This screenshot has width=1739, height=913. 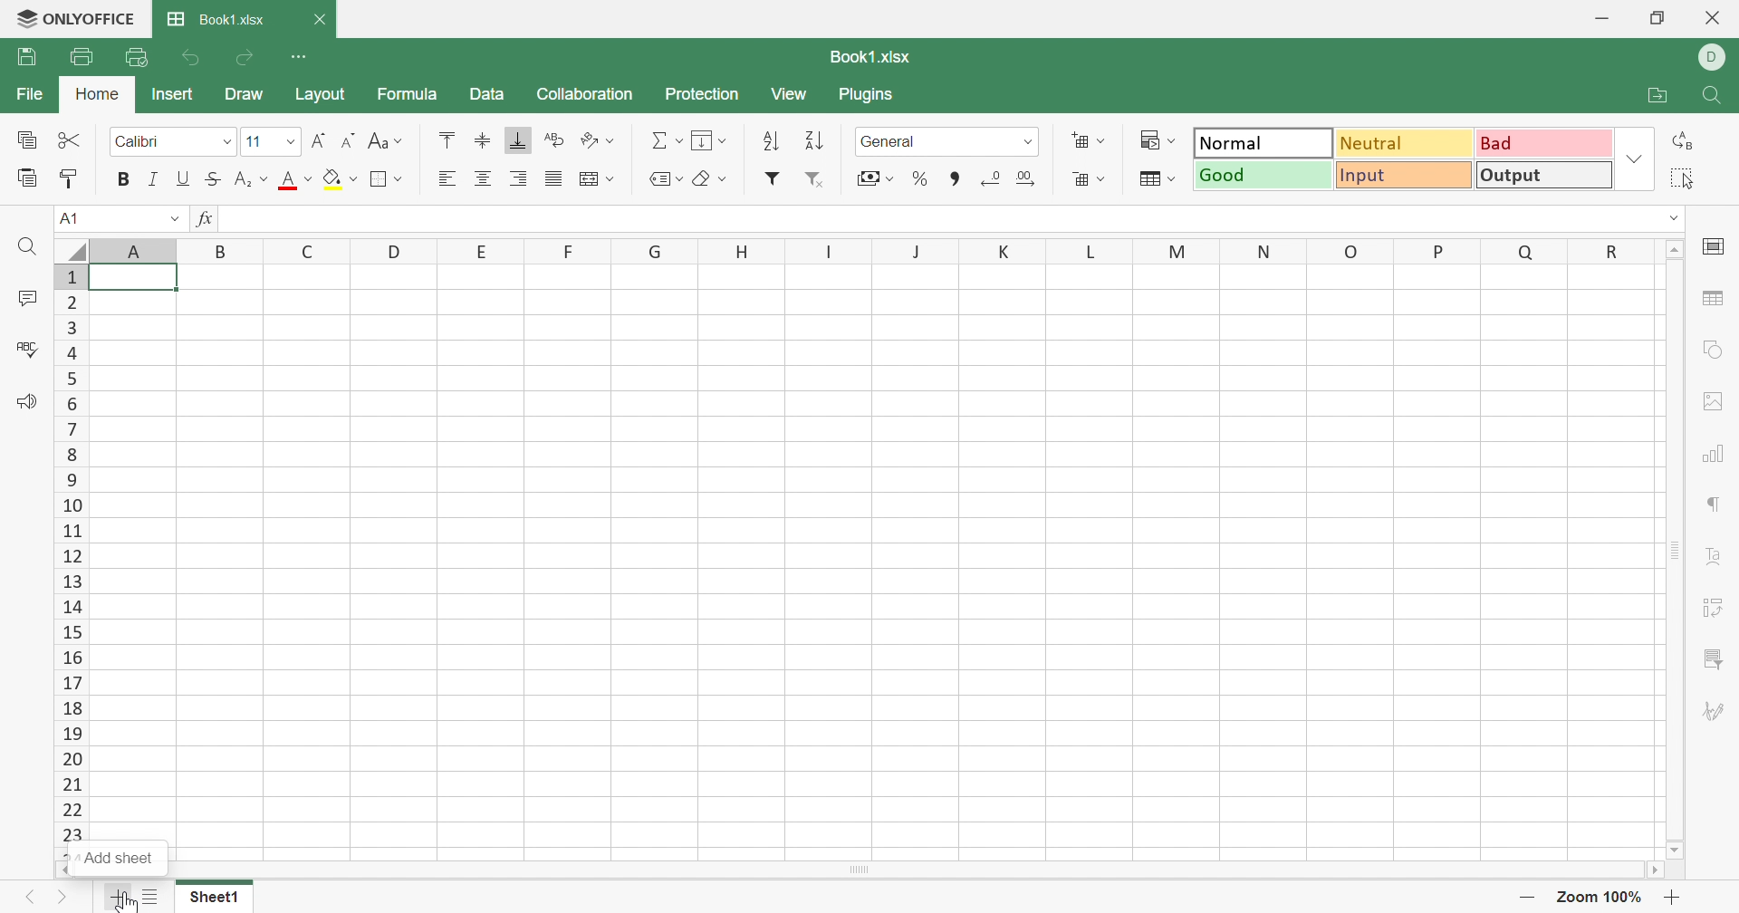 What do you see at coordinates (1093, 252) in the screenshot?
I see `L` at bounding box center [1093, 252].